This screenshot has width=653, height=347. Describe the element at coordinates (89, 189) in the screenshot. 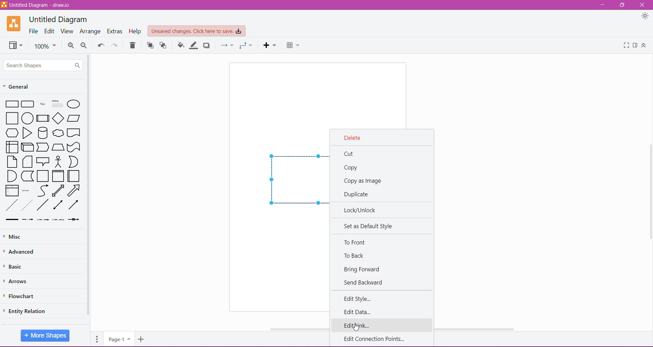

I see `Vertical Scroll Bar` at that location.